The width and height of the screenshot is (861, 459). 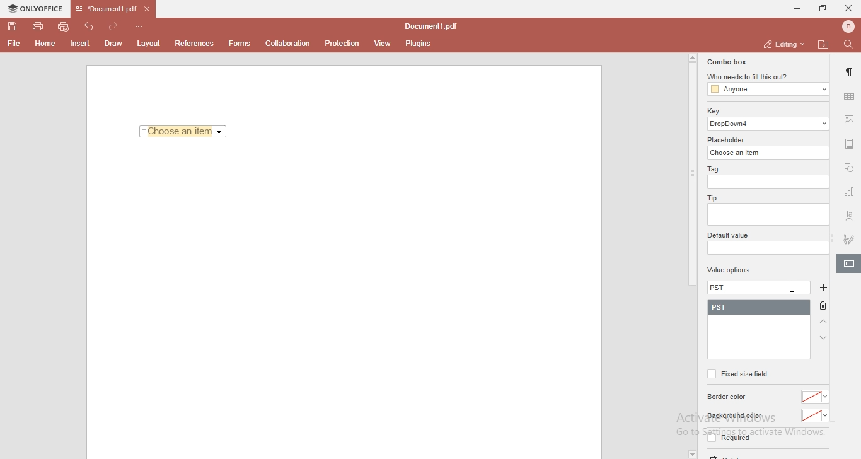 I want to click on Home, so click(x=46, y=45).